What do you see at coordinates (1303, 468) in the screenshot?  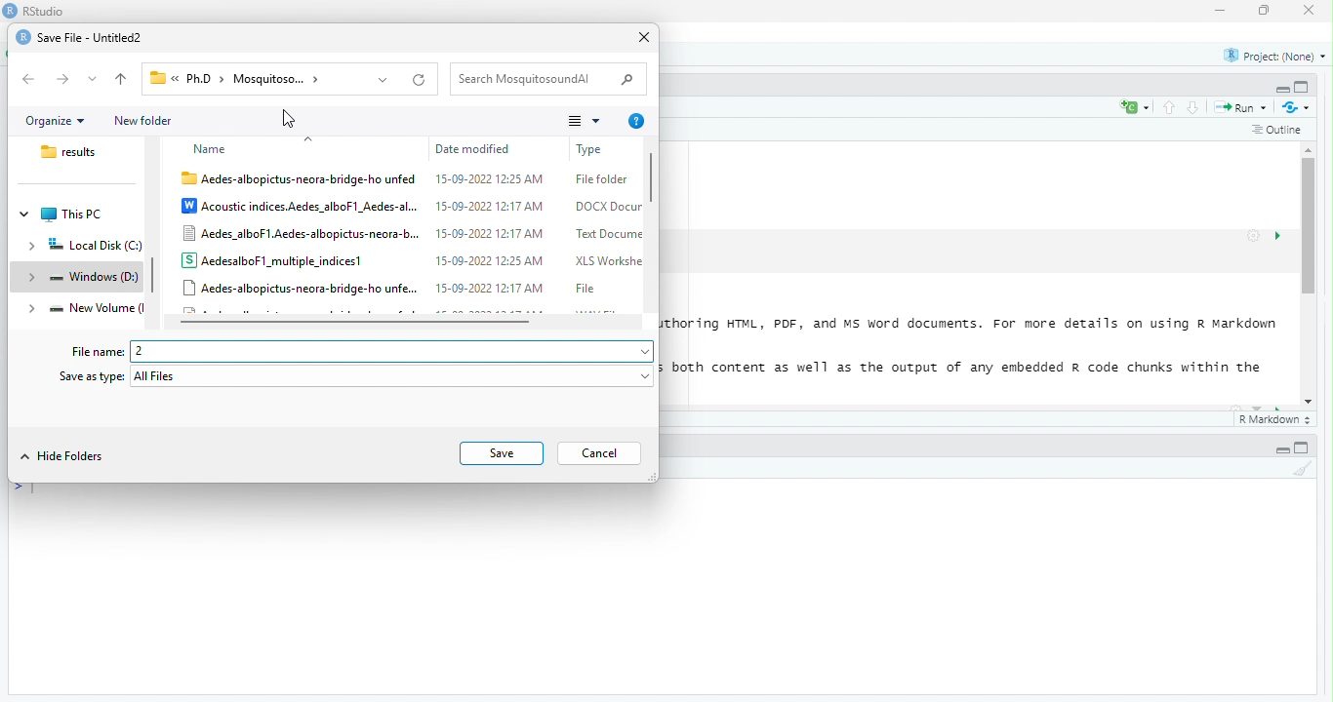 I see `clean` at bounding box center [1303, 468].